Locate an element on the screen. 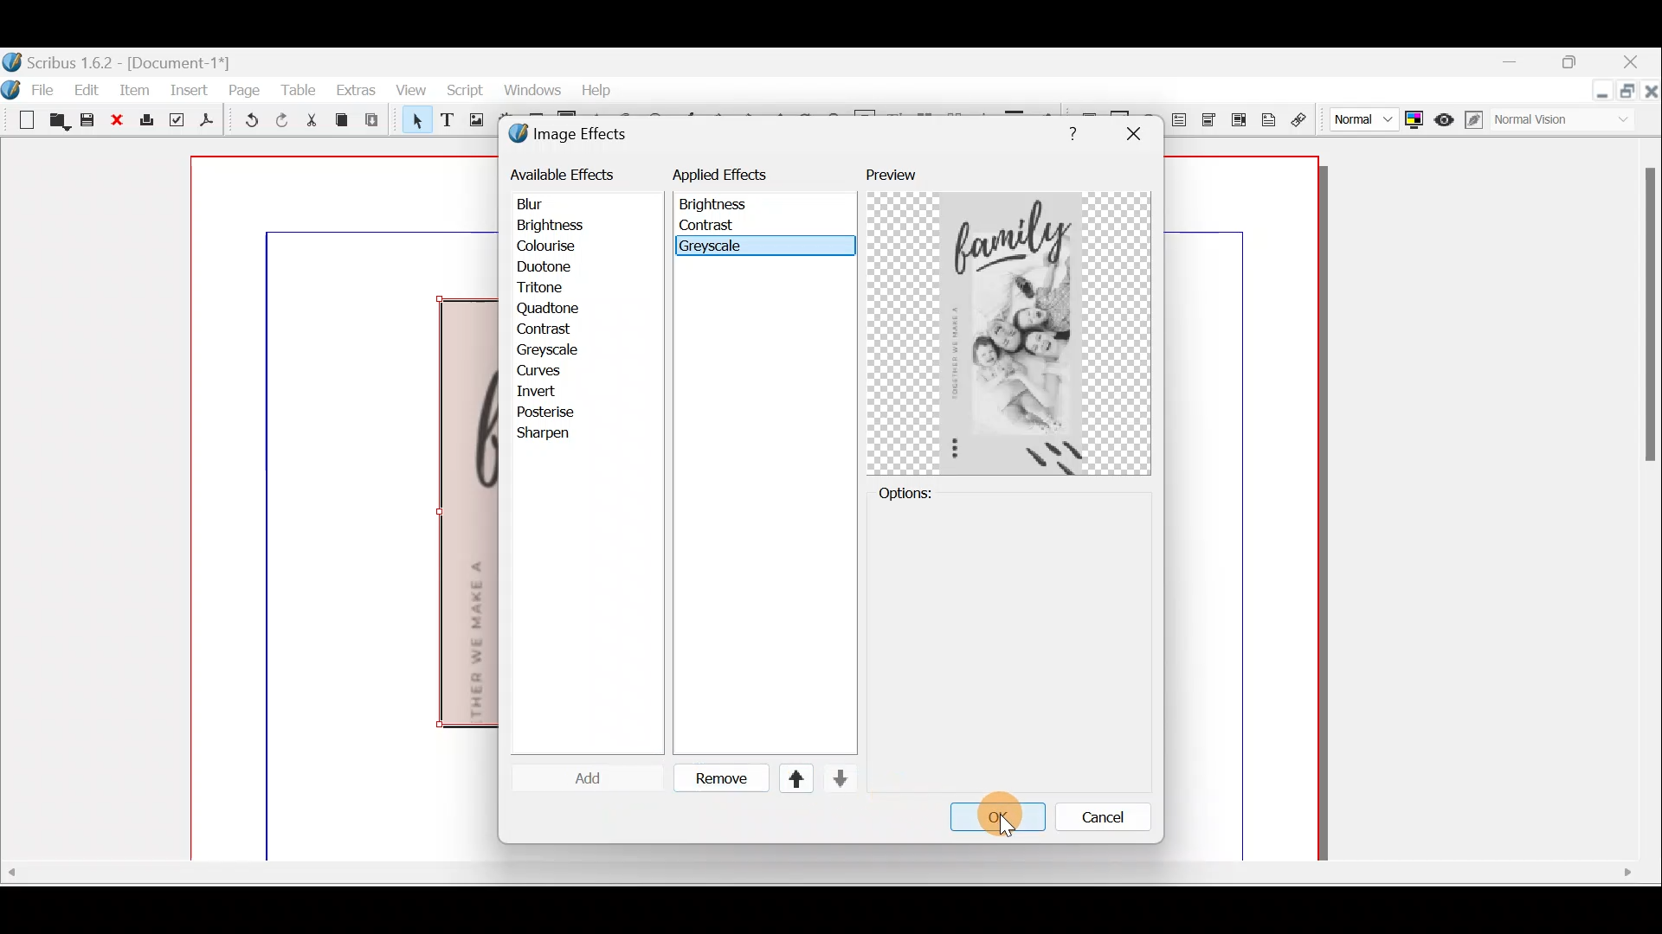 The width and height of the screenshot is (1662, 934). Edit is located at coordinates (87, 89).